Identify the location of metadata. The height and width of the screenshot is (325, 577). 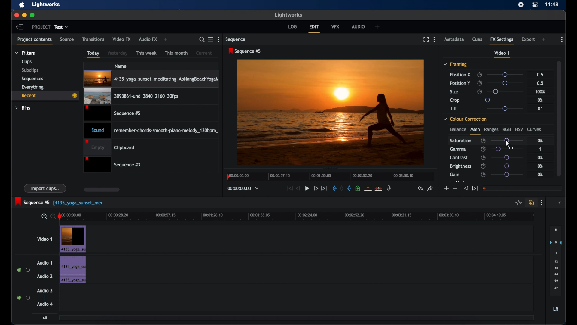
(454, 39).